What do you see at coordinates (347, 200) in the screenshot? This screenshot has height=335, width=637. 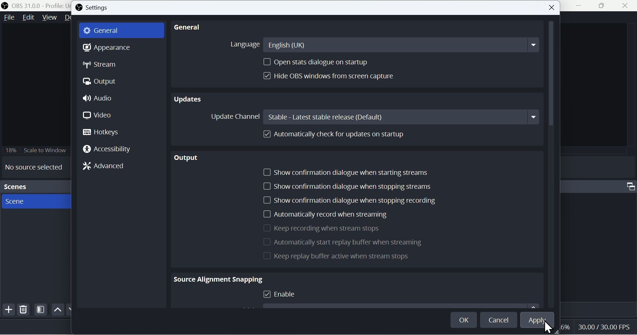 I see `Show confirmation dialogue when you stop recording` at bounding box center [347, 200].